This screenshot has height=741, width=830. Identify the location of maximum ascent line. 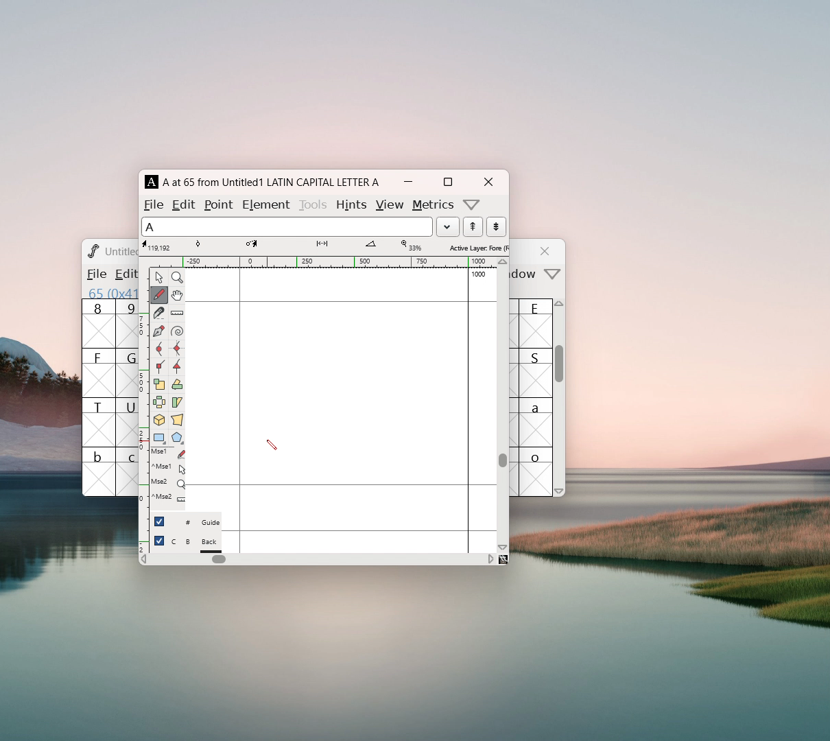
(341, 302).